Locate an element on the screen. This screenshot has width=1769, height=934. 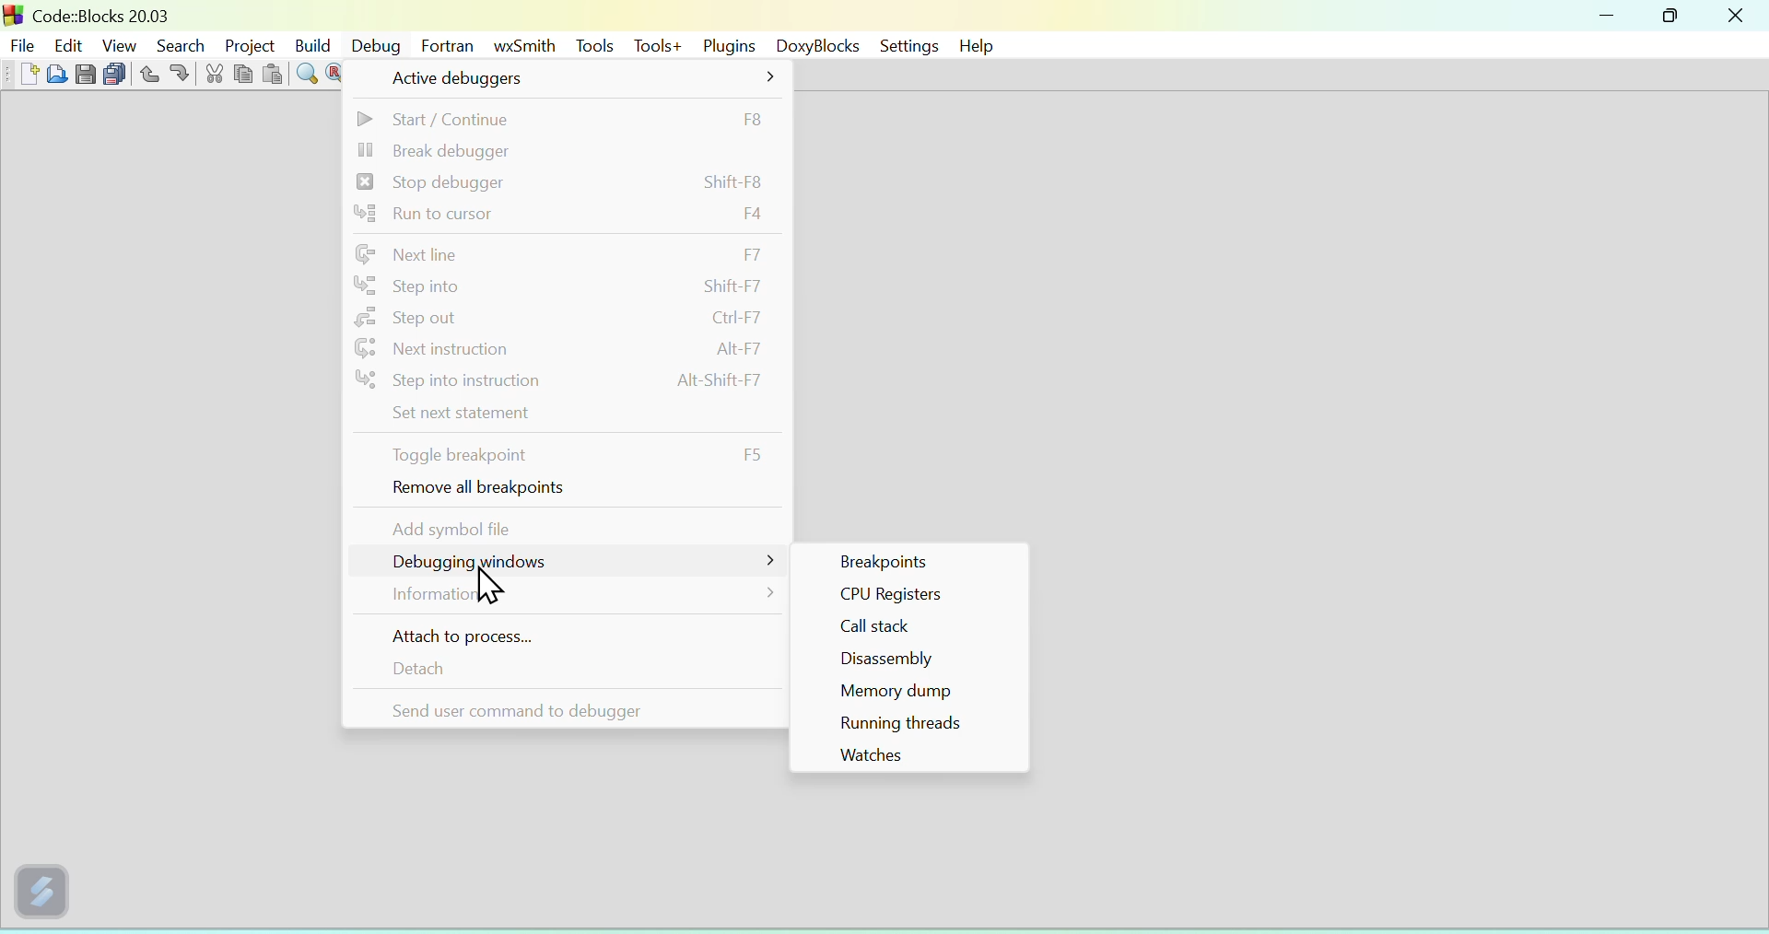
detach  is located at coordinates (561, 669).